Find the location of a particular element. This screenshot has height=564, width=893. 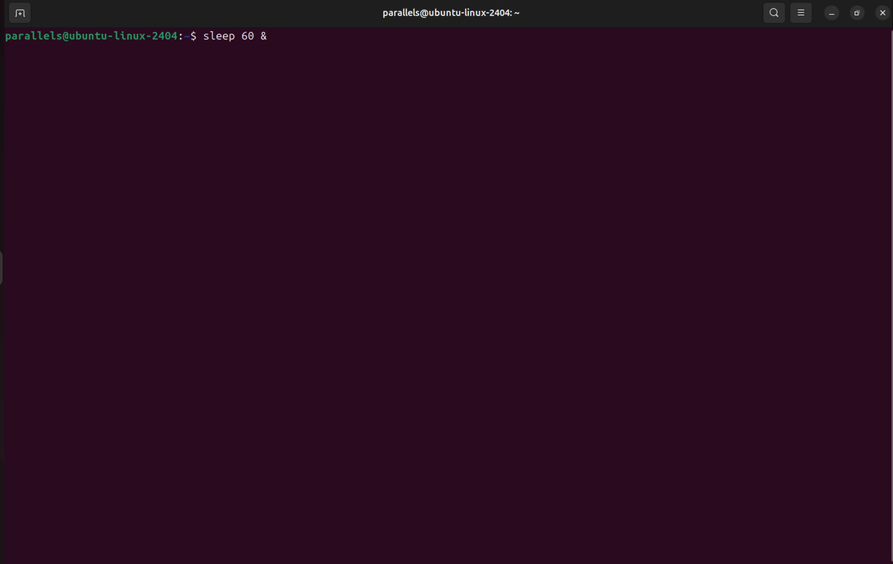

parallels@ubuntu-linux-2404: ~$ is located at coordinates (101, 36).